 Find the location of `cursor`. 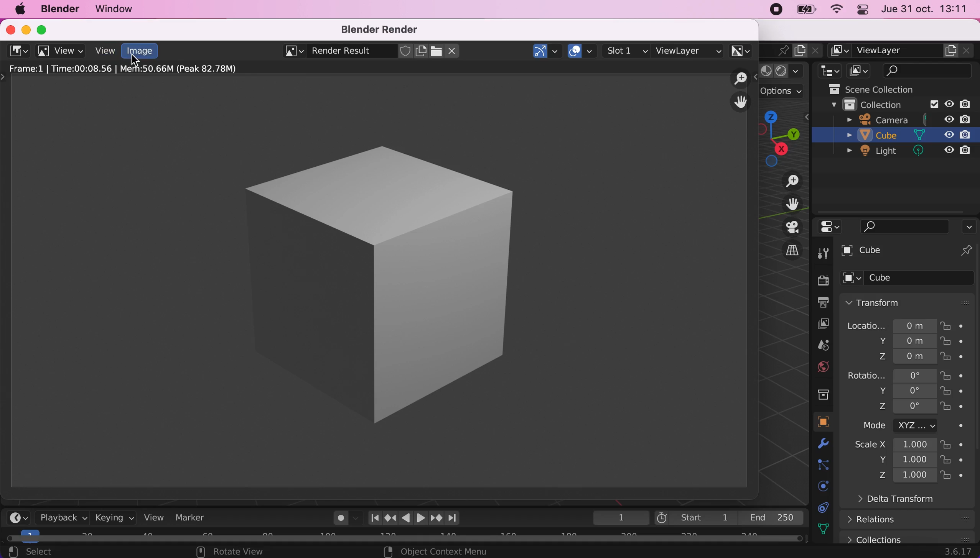

cursor is located at coordinates (137, 63).